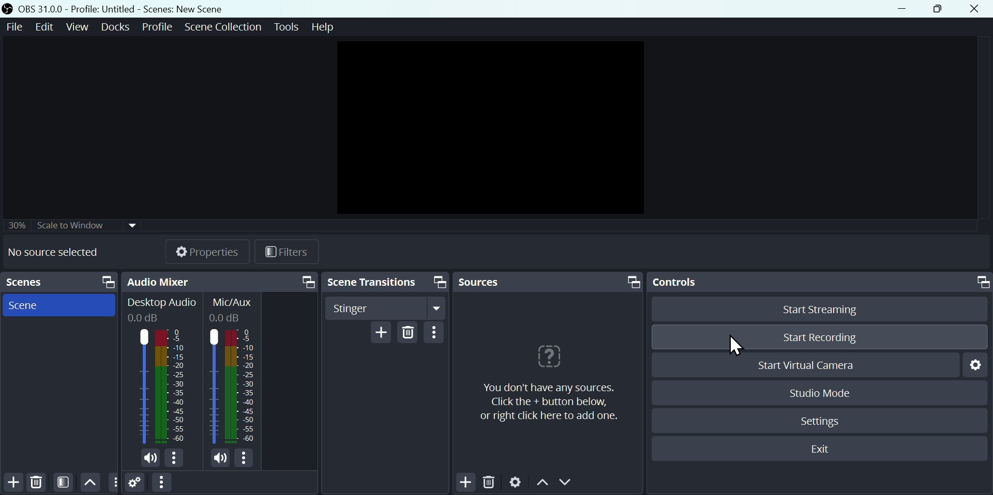 This screenshot has height=495, width=993. What do you see at coordinates (487, 282) in the screenshot?
I see `Sources` at bounding box center [487, 282].